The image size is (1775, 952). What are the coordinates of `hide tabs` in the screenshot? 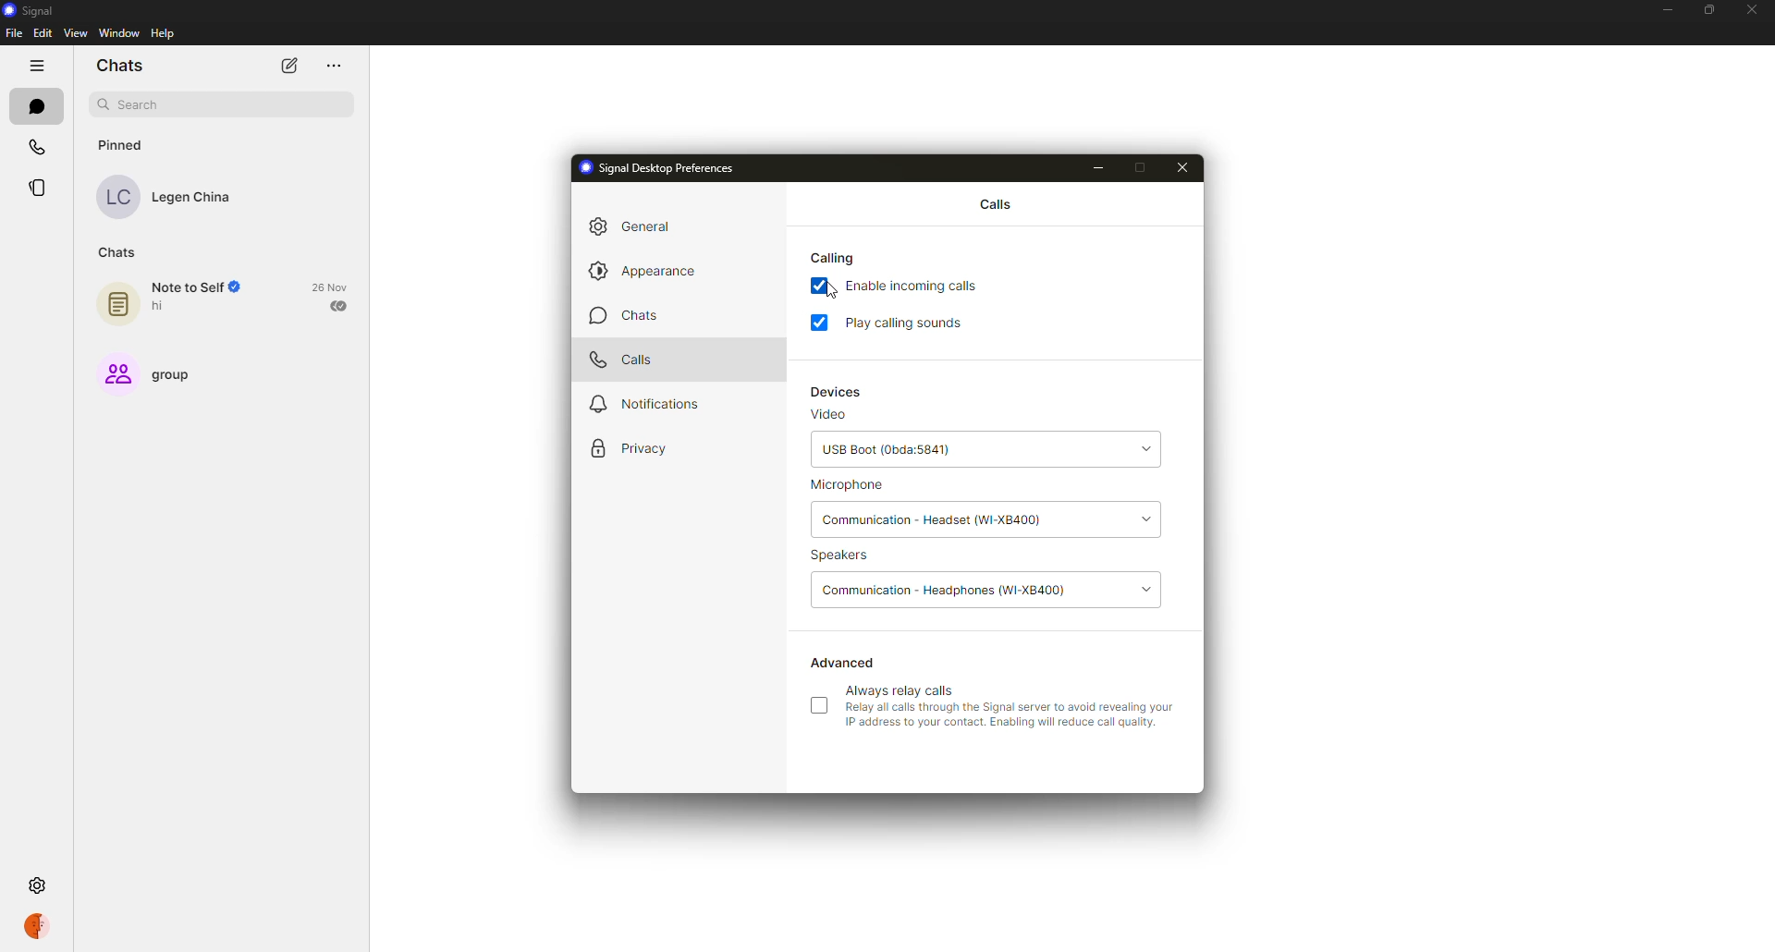 It's located at (34, 65).